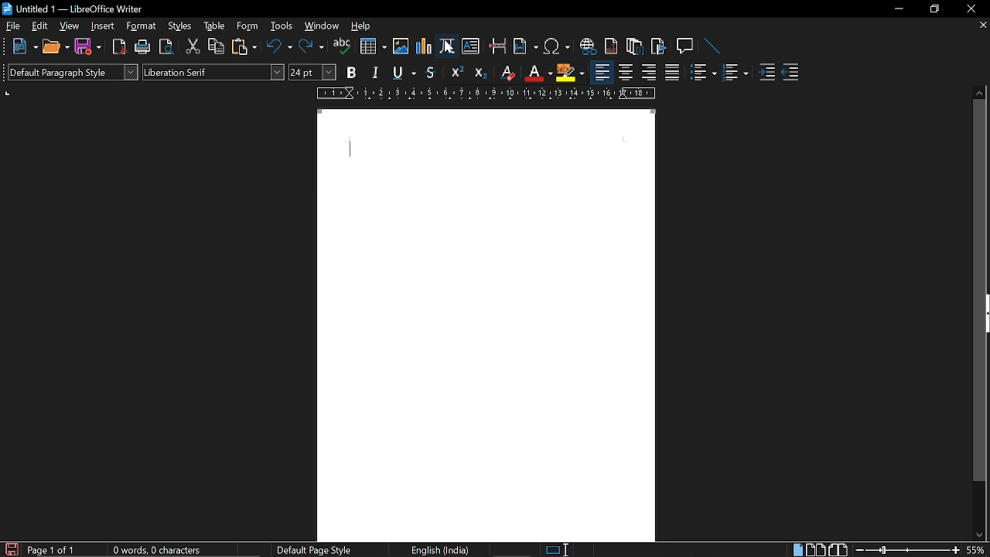 The image size is (990, 557). Describe the element at coordinates (177, 27) in the screenshot. I see `styles` at that location.